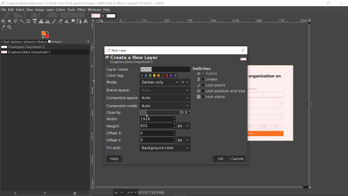 The width and height of the screenshot is (348, 196). What do you see at coordinates (121, 106) in the screenshot?
I see `Composite mode:` at bounding box center [121, 106].